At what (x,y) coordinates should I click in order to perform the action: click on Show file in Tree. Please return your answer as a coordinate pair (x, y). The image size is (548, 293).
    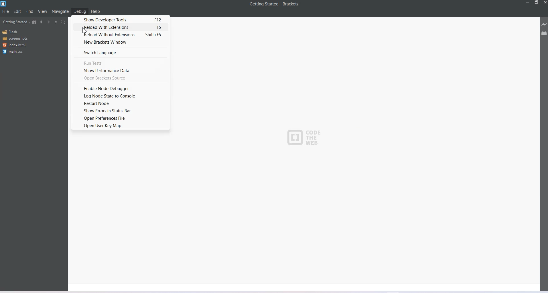
    Looking at the image, I should click on (35, 21).